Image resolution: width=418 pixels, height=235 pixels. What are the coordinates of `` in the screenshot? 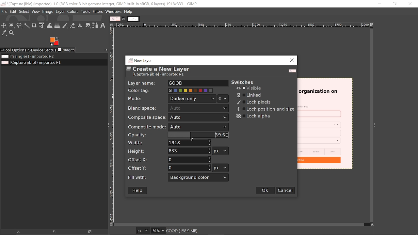 It's located at (128, 11).